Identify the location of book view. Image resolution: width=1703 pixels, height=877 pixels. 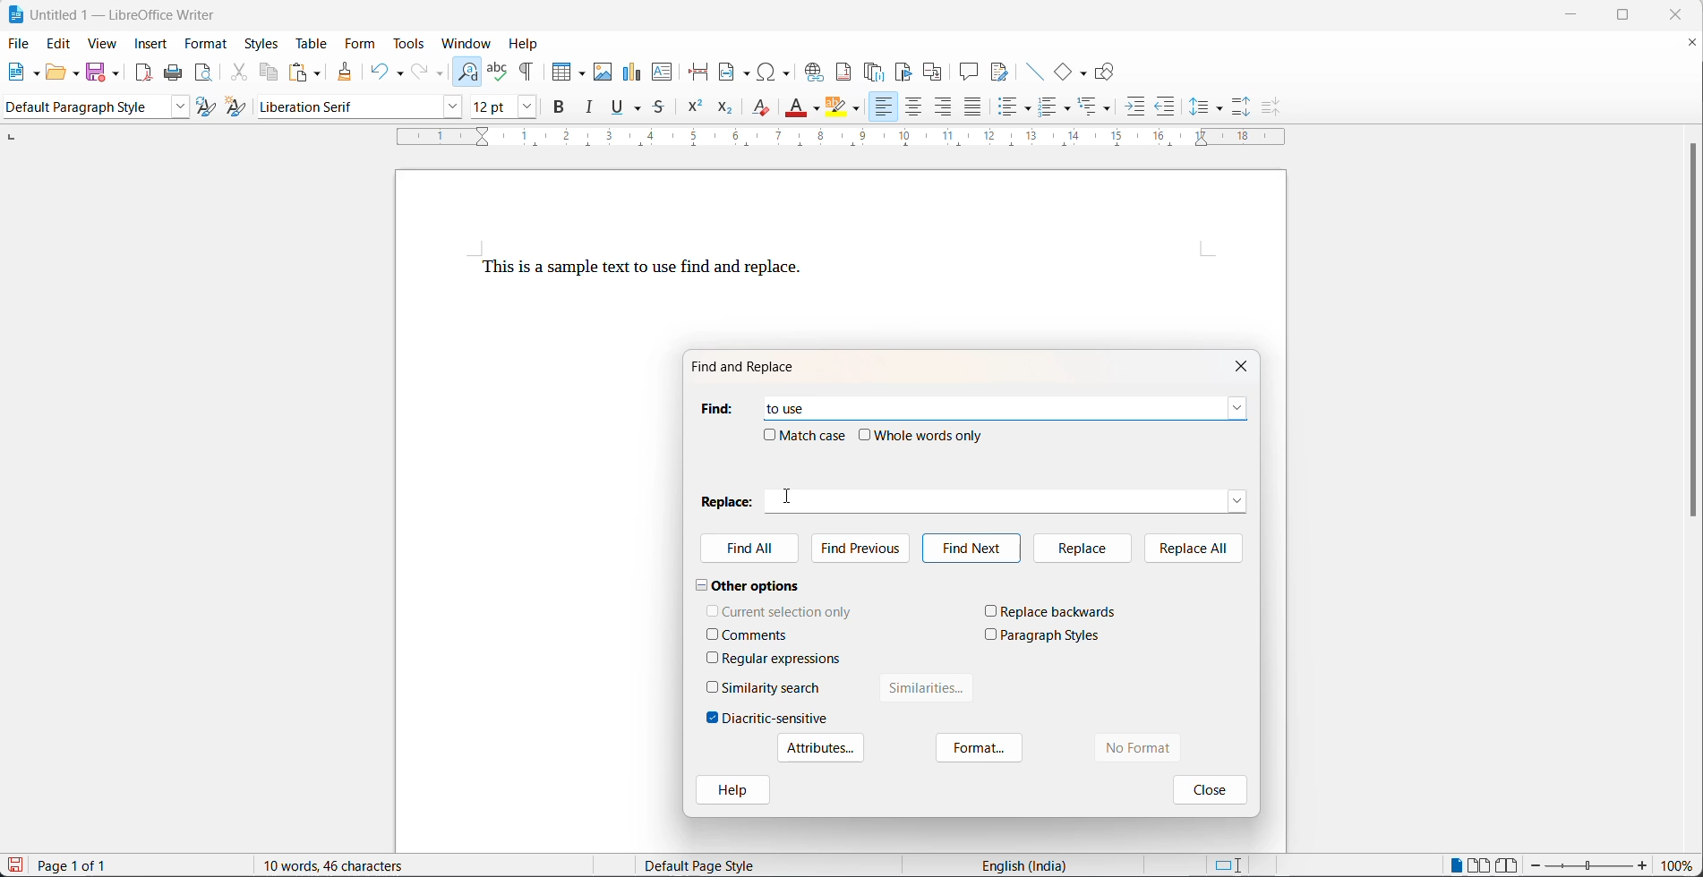
(1508, 864).